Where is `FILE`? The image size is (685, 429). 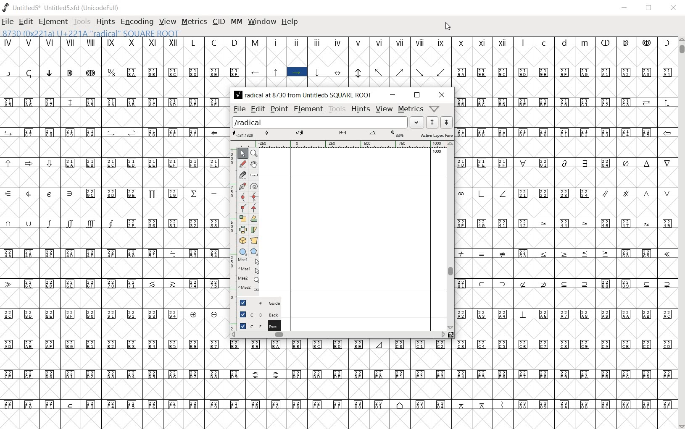 FILE is located at coordinates (8, 23).